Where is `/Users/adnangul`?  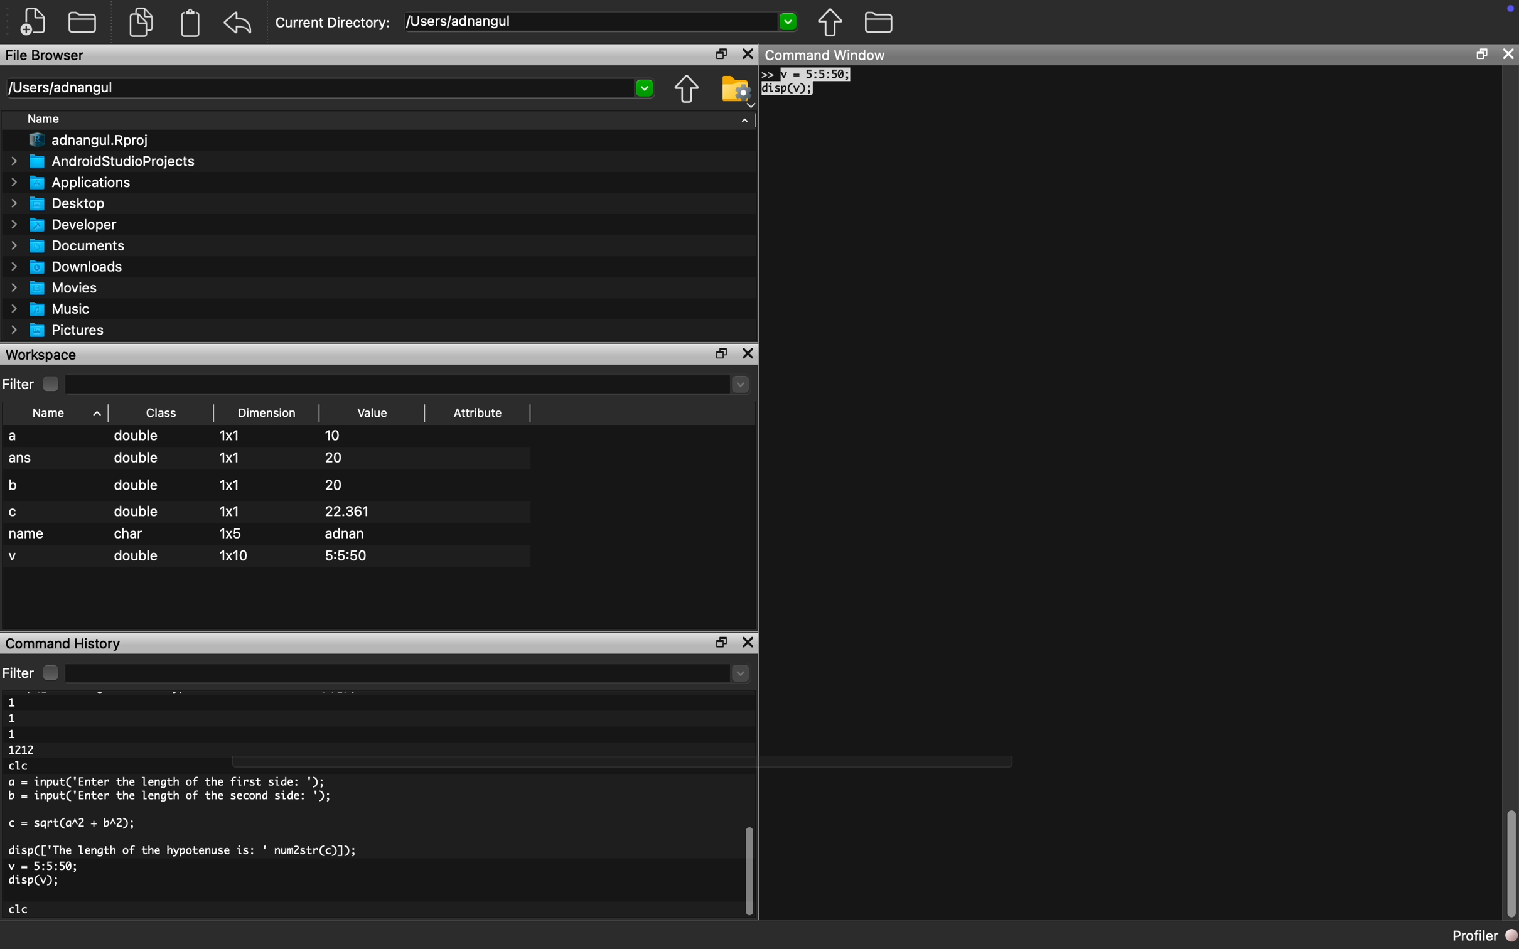 /Users/adnangul is located at coordinates (63, 88).